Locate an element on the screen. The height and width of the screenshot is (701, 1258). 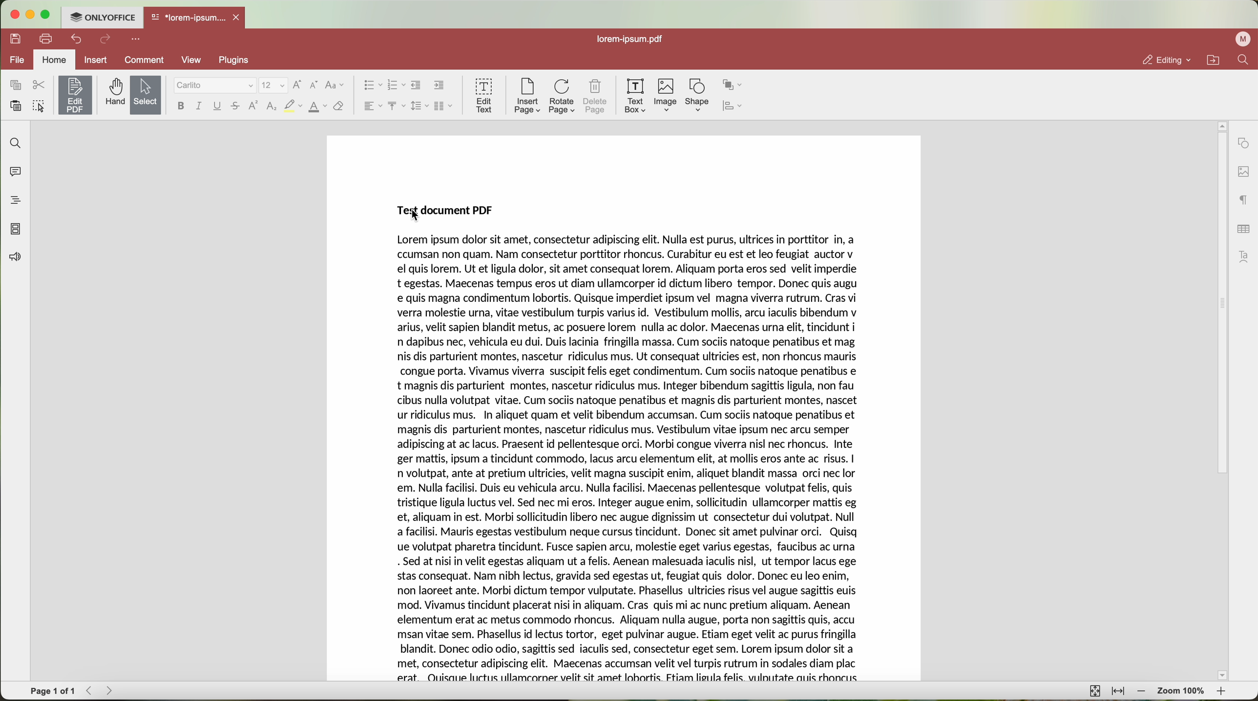
clear style is located at coordinates (339, 107).